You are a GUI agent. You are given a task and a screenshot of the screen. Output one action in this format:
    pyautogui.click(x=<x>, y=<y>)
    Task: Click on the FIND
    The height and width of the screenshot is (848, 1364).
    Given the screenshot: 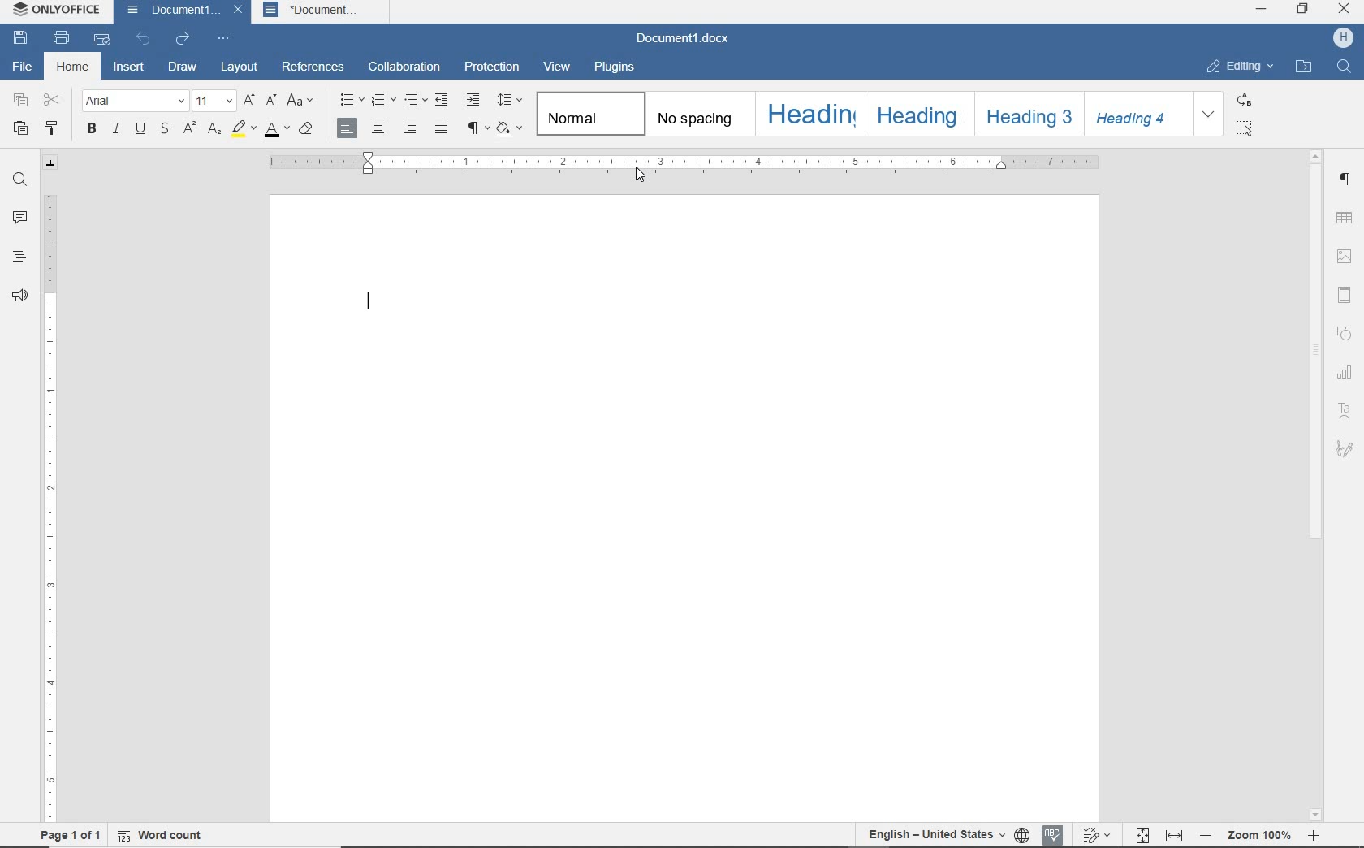 What is the action you would take?
    pyautogui.click(x=20, y=180)
    